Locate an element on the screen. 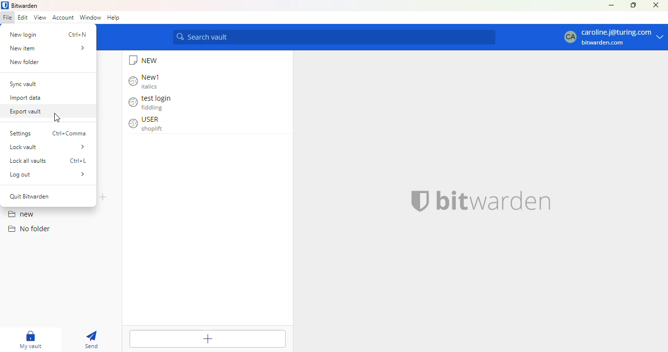  cursor is located at coordinates (57, 118).